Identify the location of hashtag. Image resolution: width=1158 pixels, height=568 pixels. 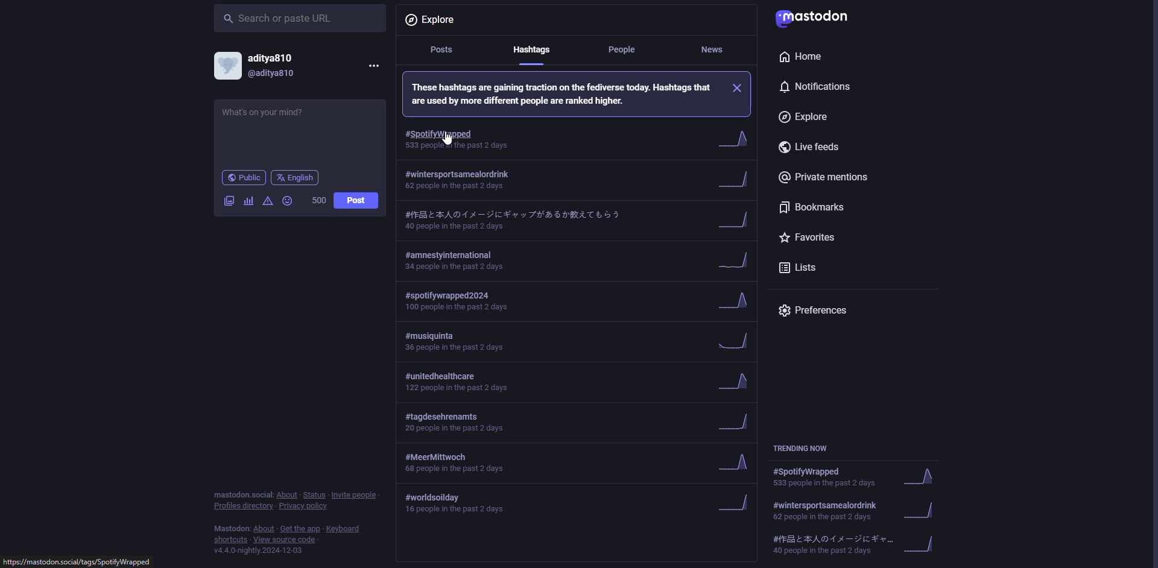
(467, 505).